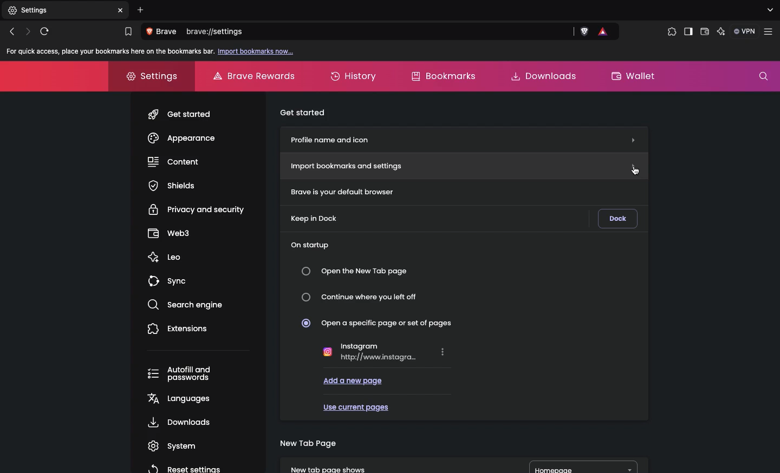 The image size is (780, 473). Describe the element at coordinates (183, 468) in the screenshot. I see `Reset settings` at that location.